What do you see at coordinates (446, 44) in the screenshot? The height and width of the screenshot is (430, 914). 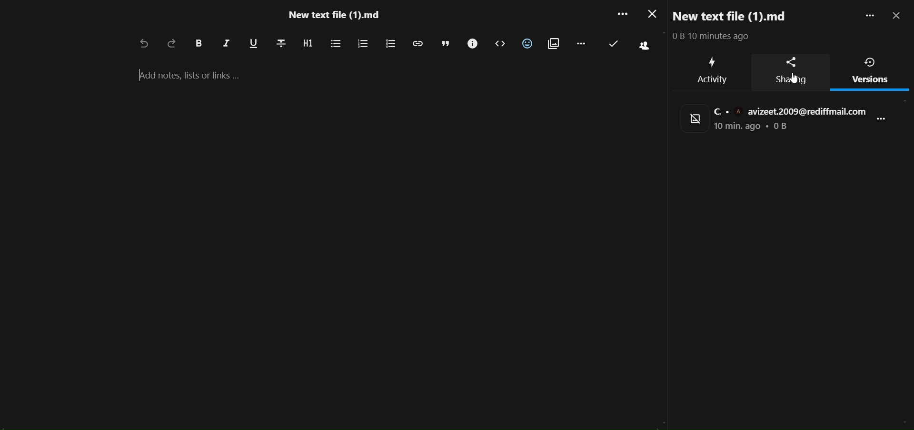 I see `block quote` at bounding box center [446, 44].